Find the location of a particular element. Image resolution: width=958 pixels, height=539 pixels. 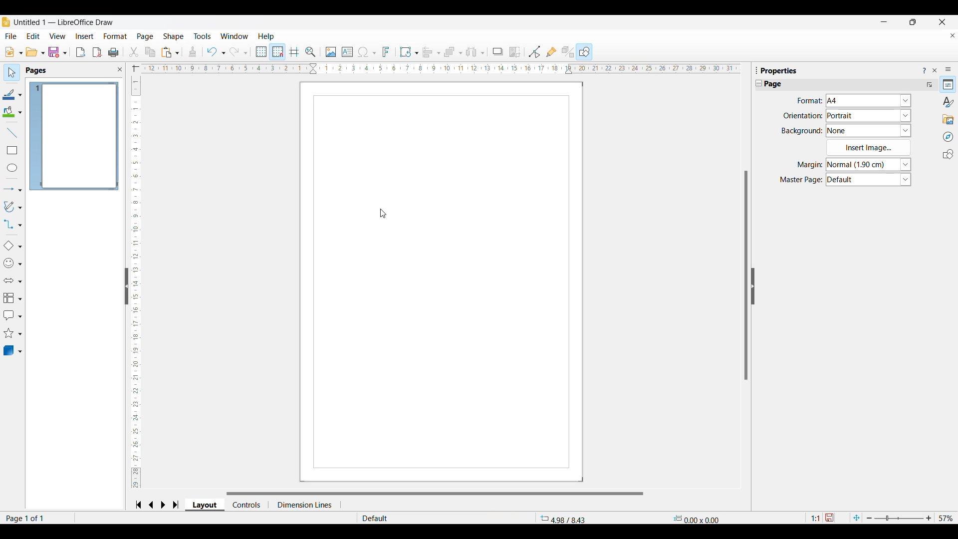

Close current document is located at coordinates (953, 35).